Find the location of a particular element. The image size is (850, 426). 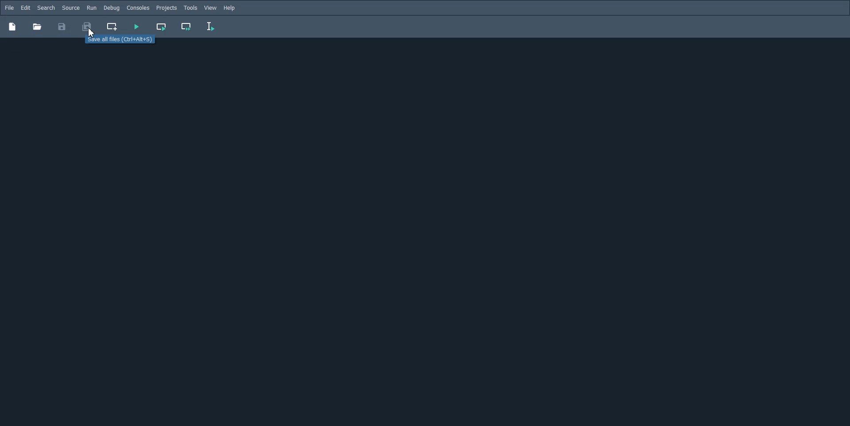

New file is located at coordinates (12, 26).